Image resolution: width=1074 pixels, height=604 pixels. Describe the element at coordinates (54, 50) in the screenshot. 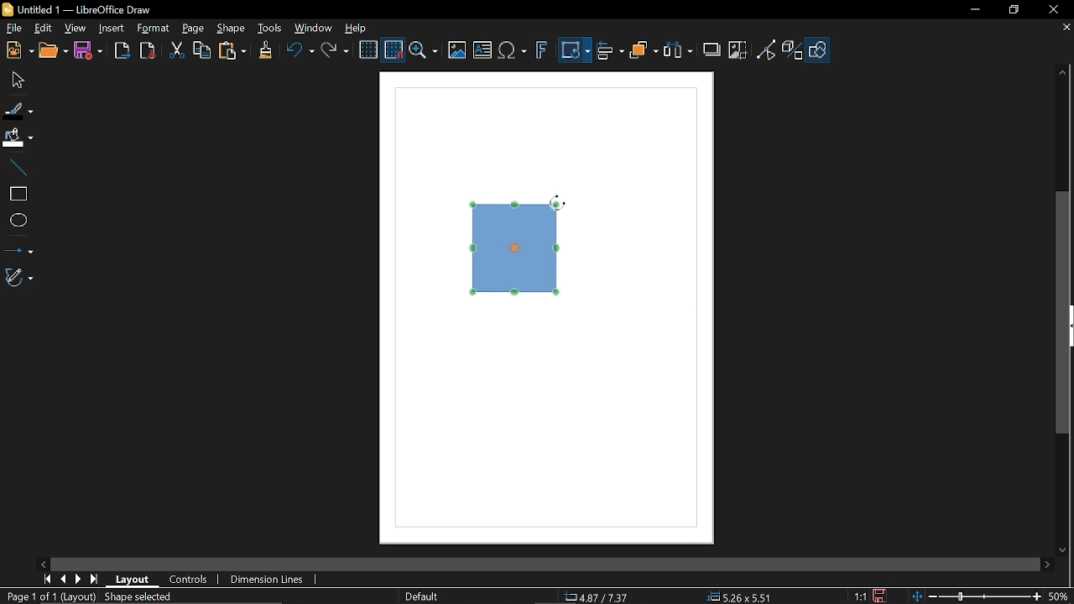

I see `Open` at that location.